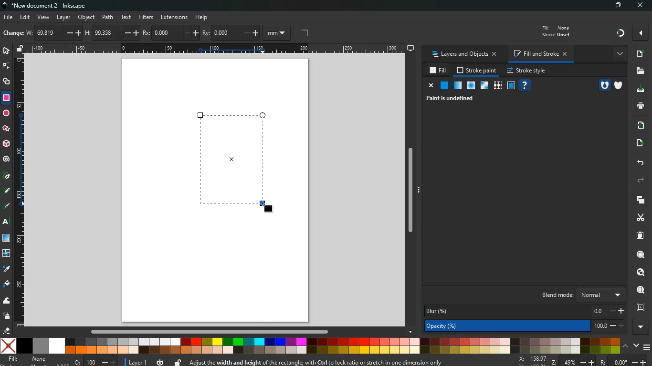  What do you see at coordinates (638, 53) in the screenshot?
I see `new` at bounding box center [638, 53].